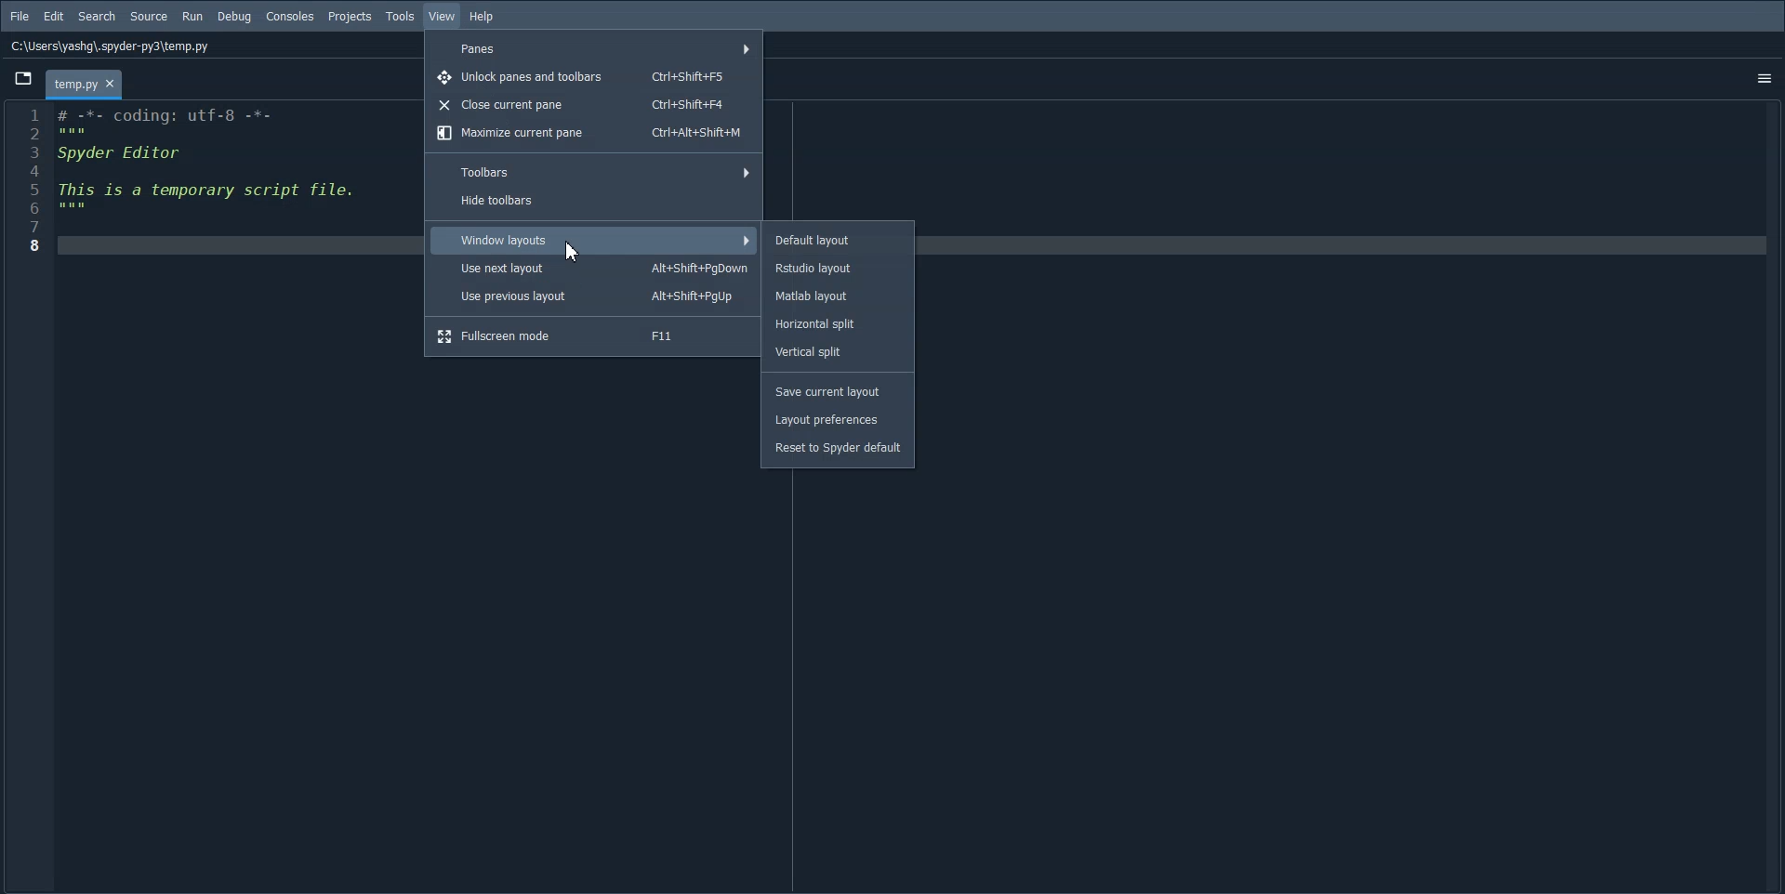 This screenshot has height=894, width=1785. Describe the element at coordinates (595, 133) in the screenshot. I see `Maximize current pane` at that location.